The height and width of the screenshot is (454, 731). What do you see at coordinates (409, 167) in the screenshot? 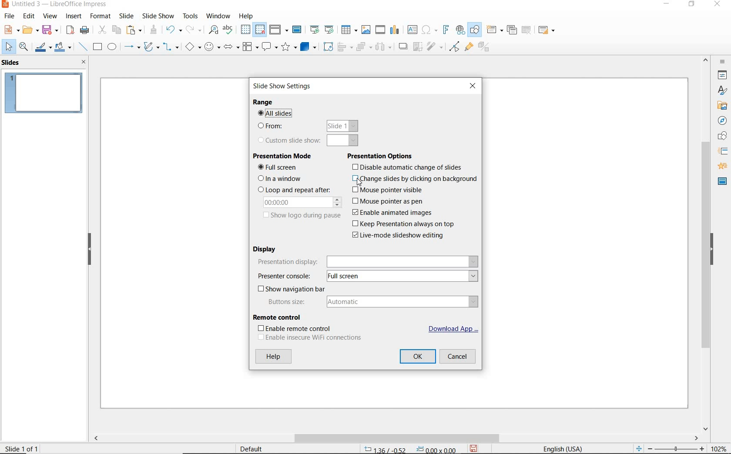
I see `disable automatic change of slides` at bounding box center [409, 167].